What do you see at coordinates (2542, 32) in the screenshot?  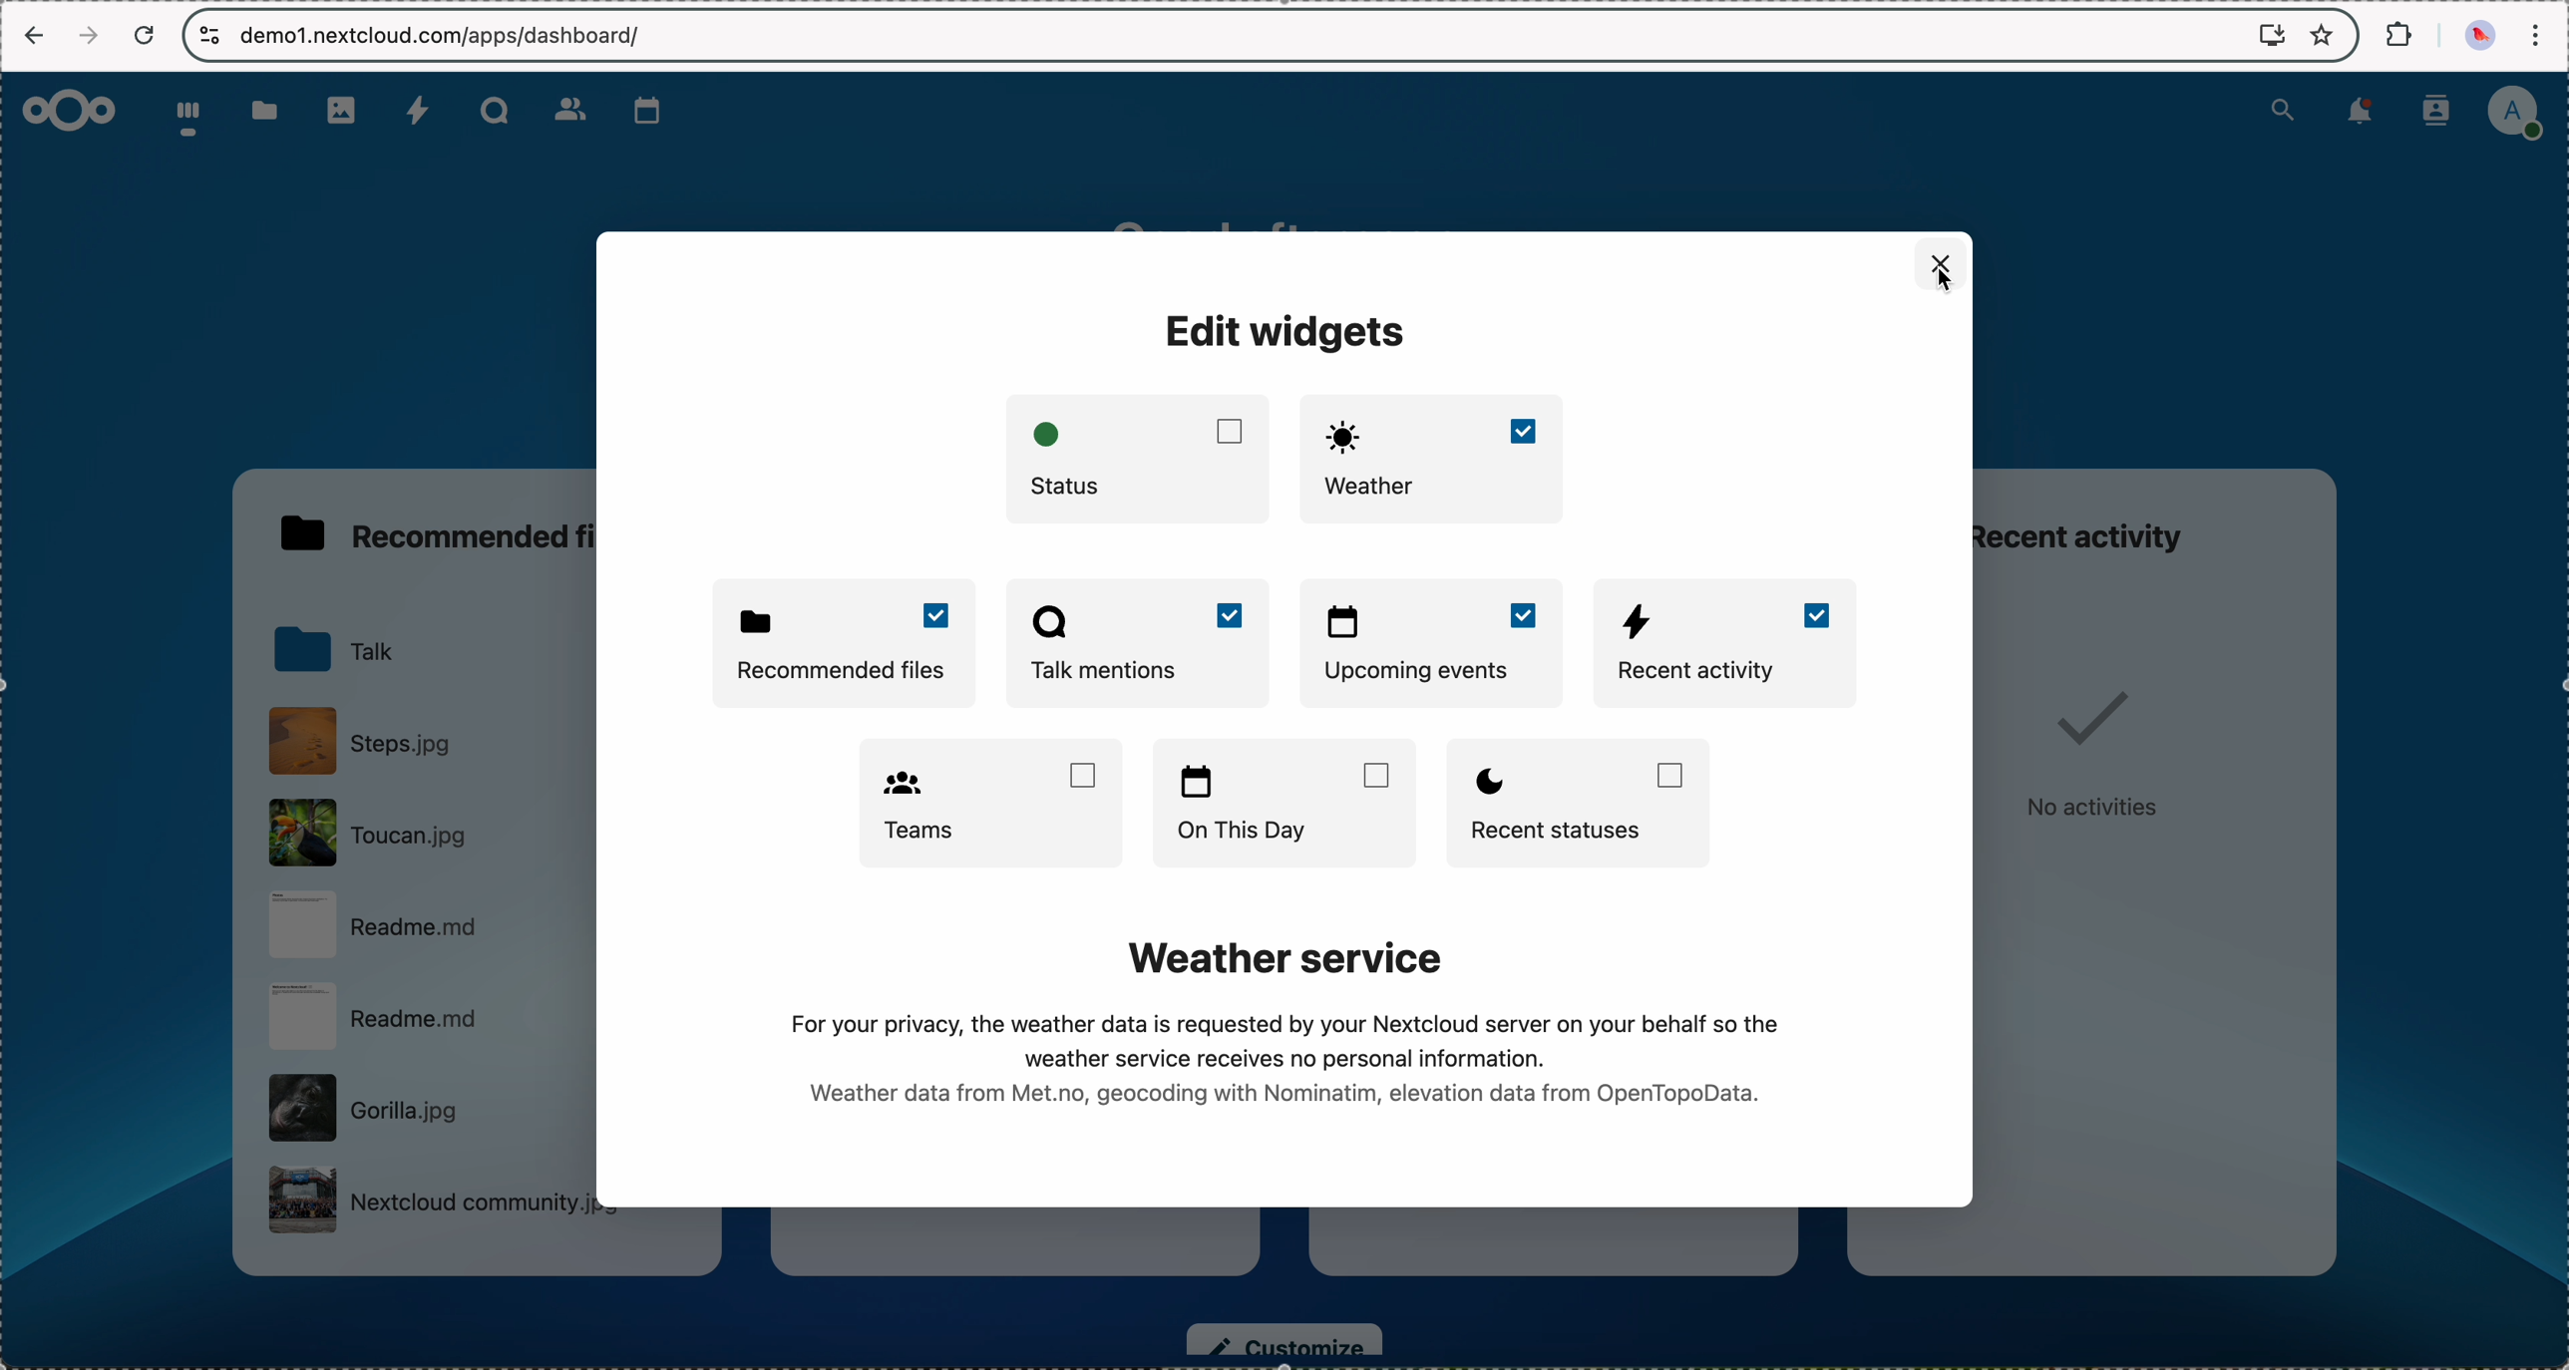 I see `customize and control Google Chrome` at bounding box center [2542, 32].